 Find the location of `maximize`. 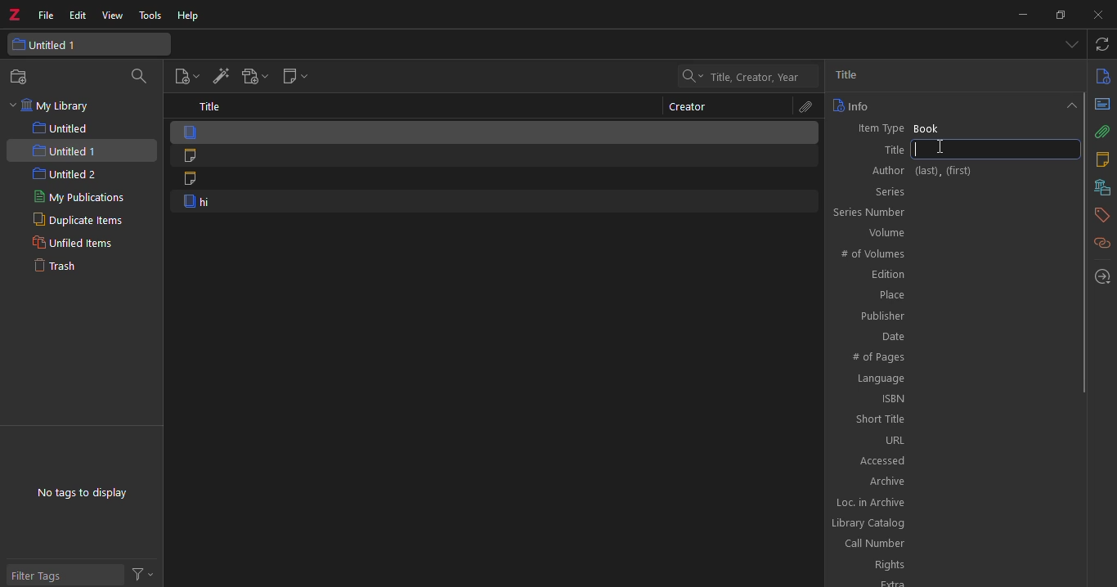

maximize is located at coordinates (1059, 16).